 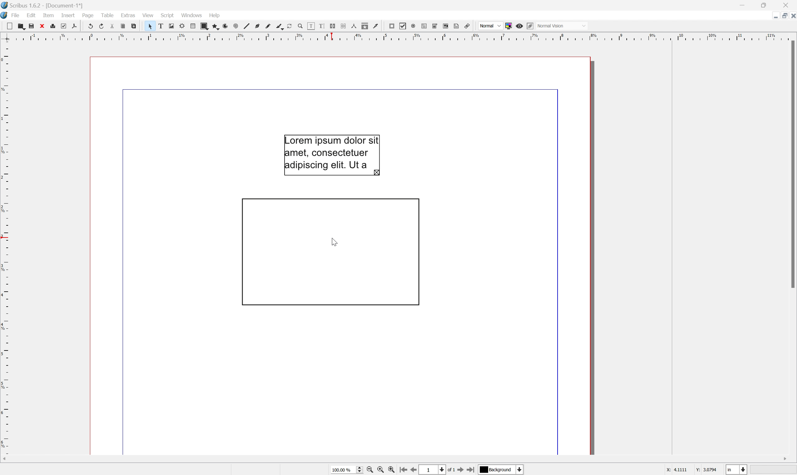 I want to click on 4.1111, so click(x=681, y=470).